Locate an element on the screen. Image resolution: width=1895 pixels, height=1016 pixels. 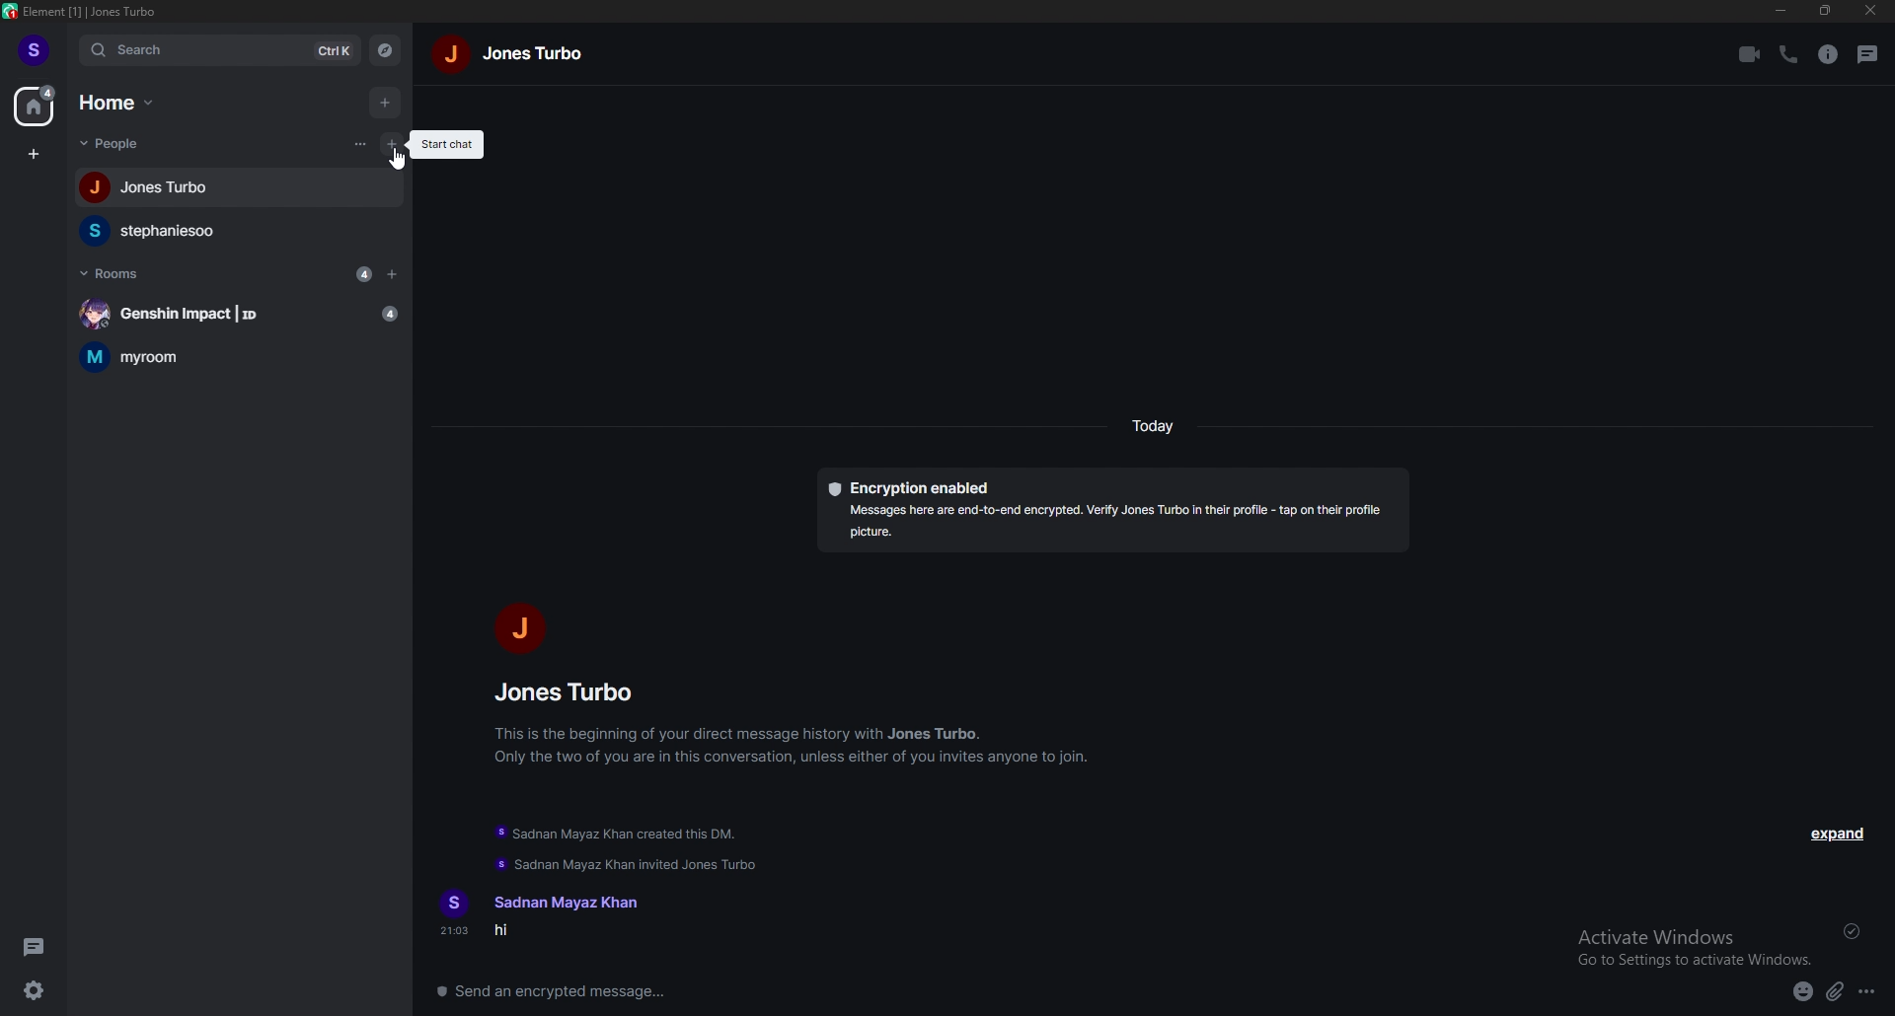
threads is located at coordinates (37, 945).